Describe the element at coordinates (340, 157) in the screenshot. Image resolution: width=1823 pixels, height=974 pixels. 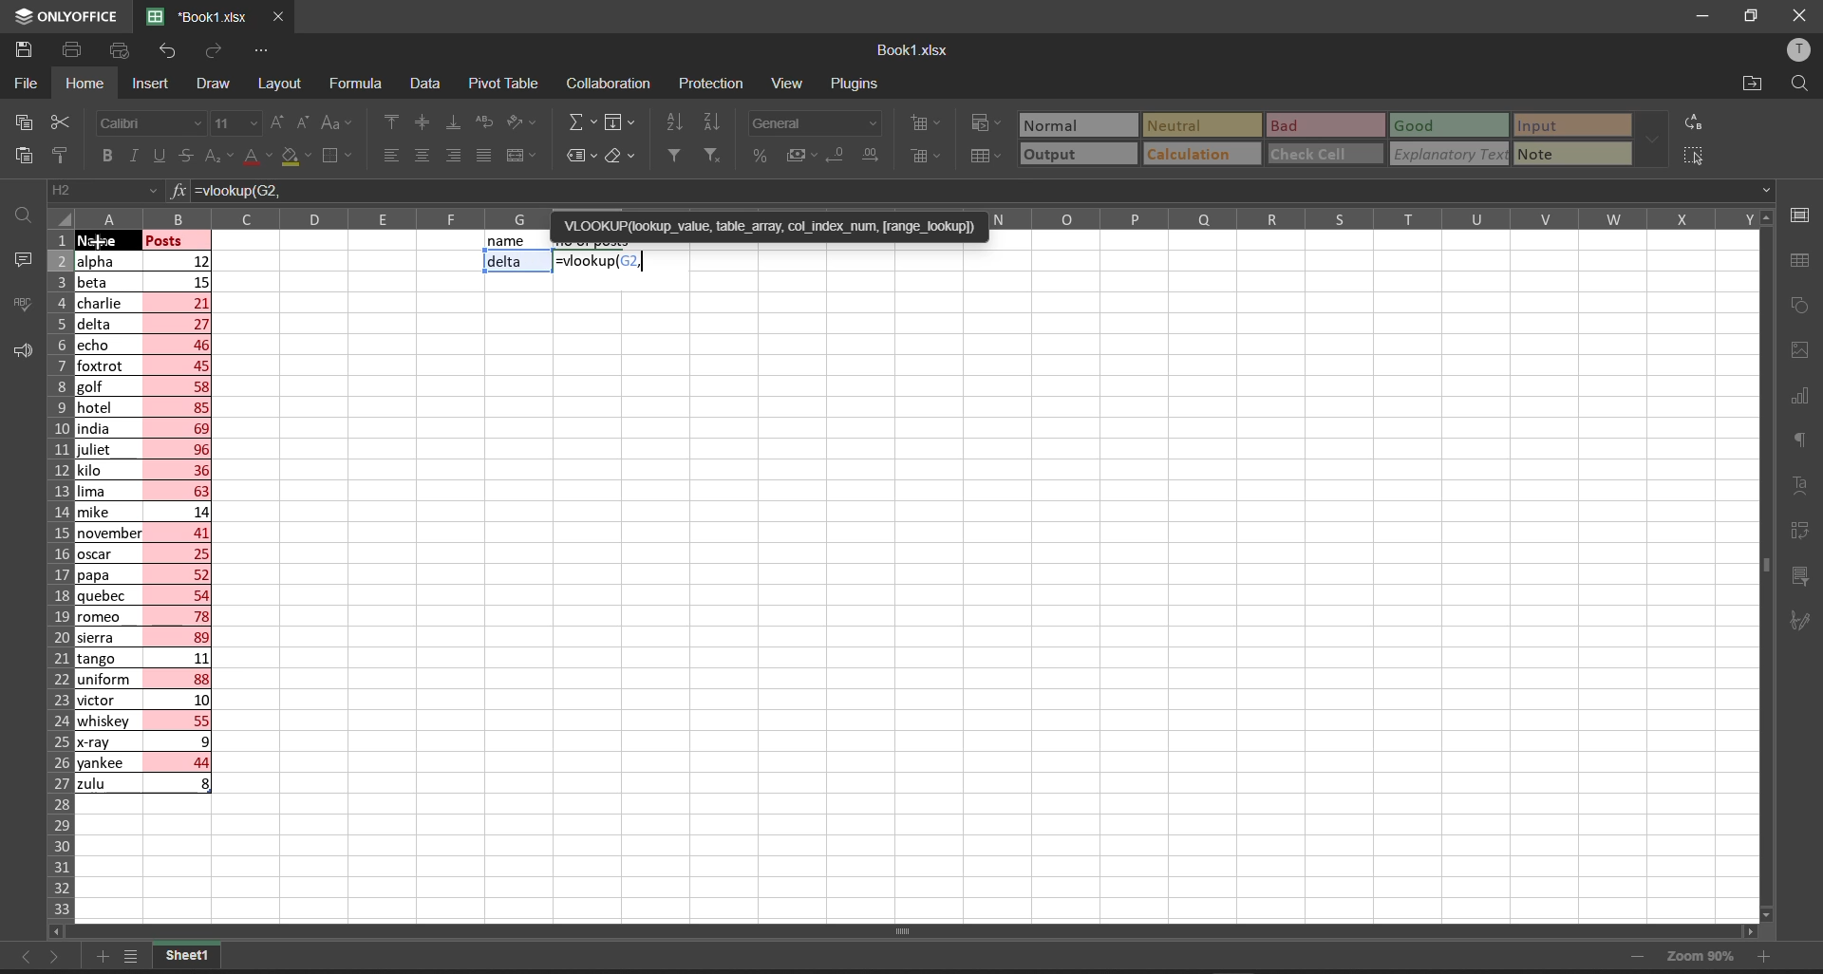
I see `borders` at that location.